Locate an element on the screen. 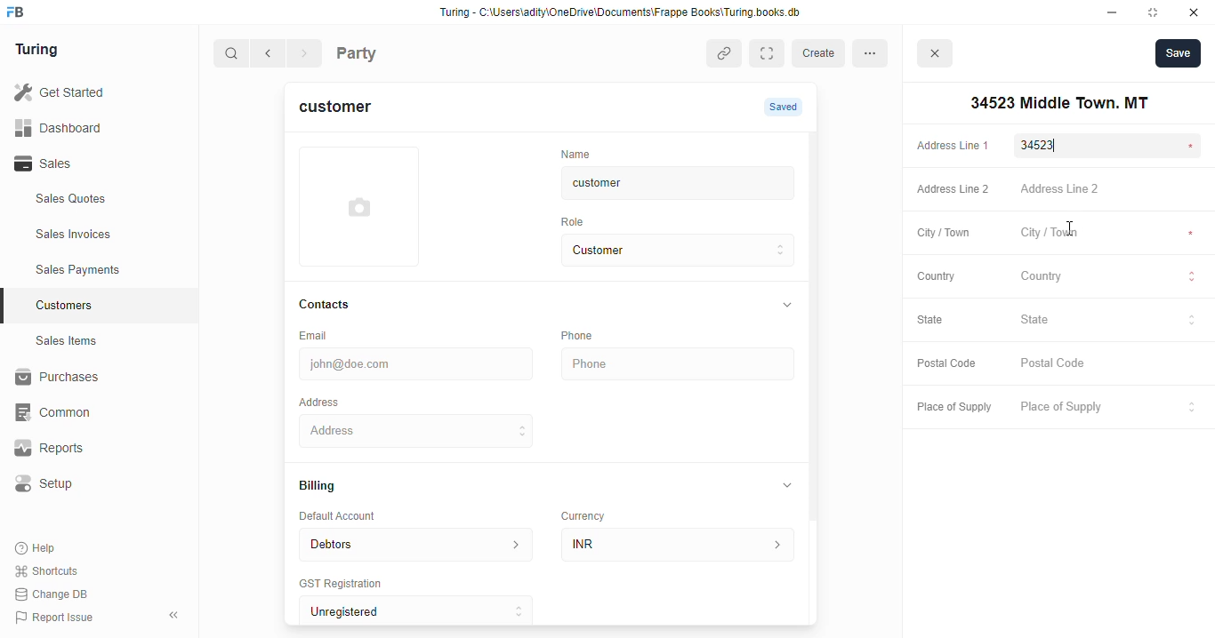 The width and height of the screenshot is (1215, 638). john@doe.com is located at coordinates (419, 362).